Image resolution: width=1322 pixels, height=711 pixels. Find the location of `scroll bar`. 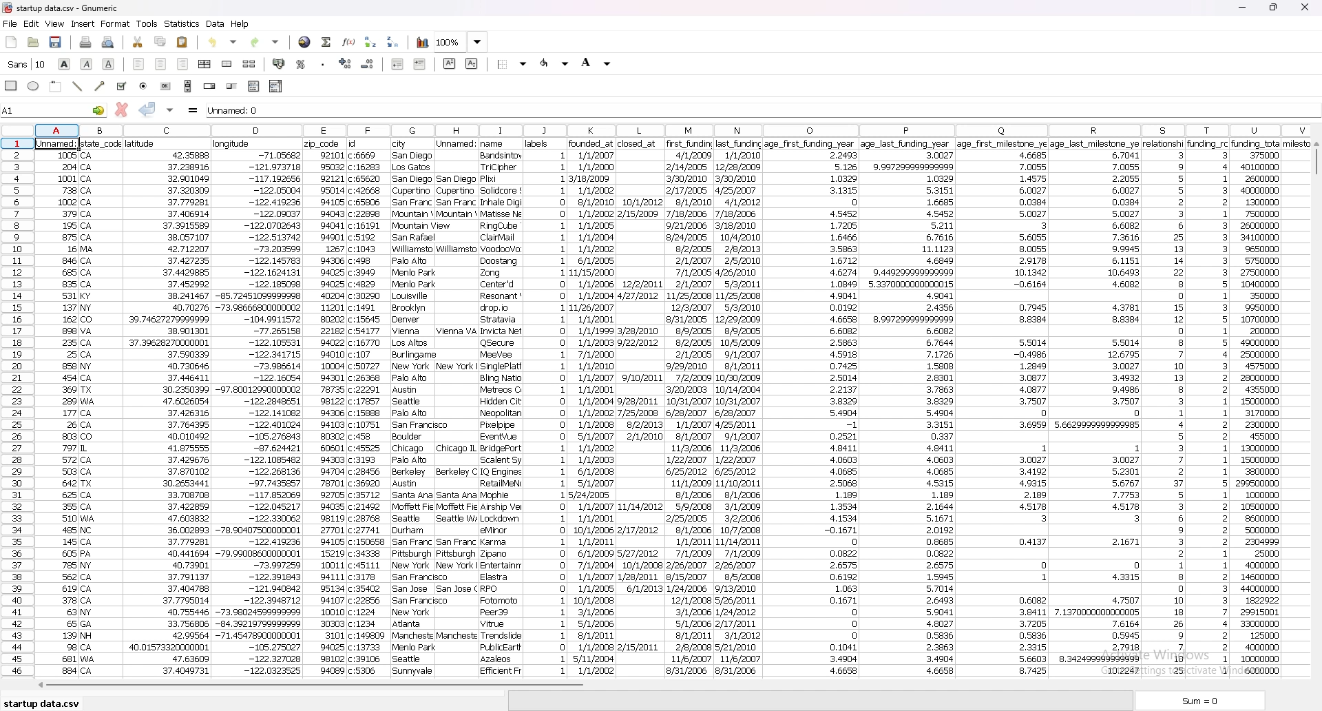

scroll bar is located at coordinates (312, 687).